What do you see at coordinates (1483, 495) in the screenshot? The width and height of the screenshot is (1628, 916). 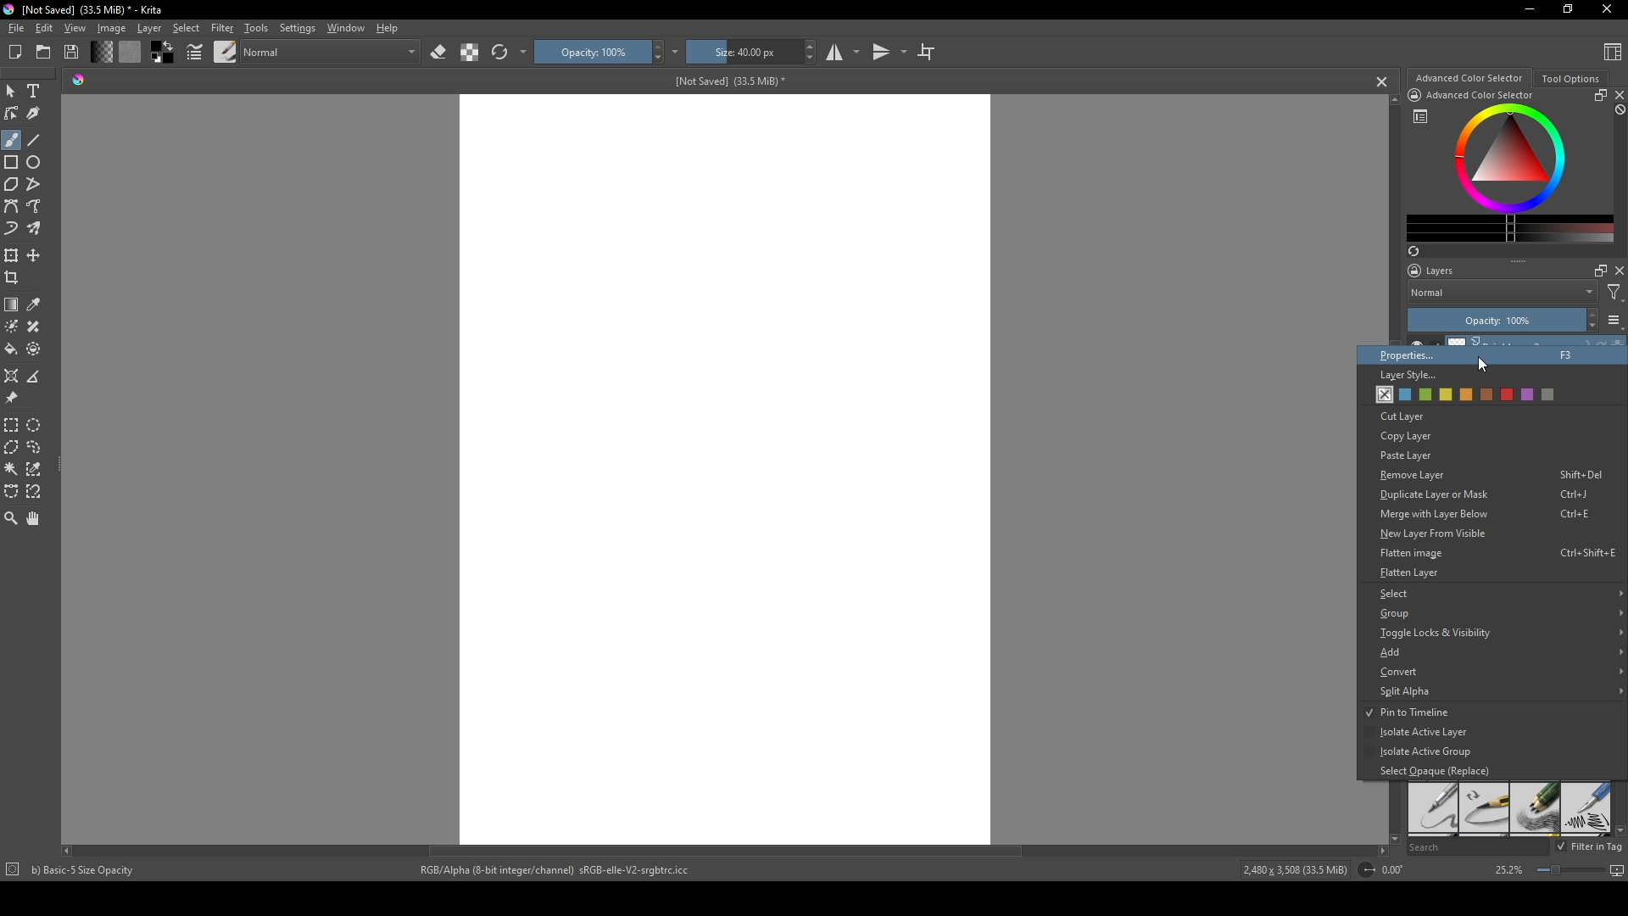 I see `Duplicate Layer or Mask` at bounding box center [1483, 495].